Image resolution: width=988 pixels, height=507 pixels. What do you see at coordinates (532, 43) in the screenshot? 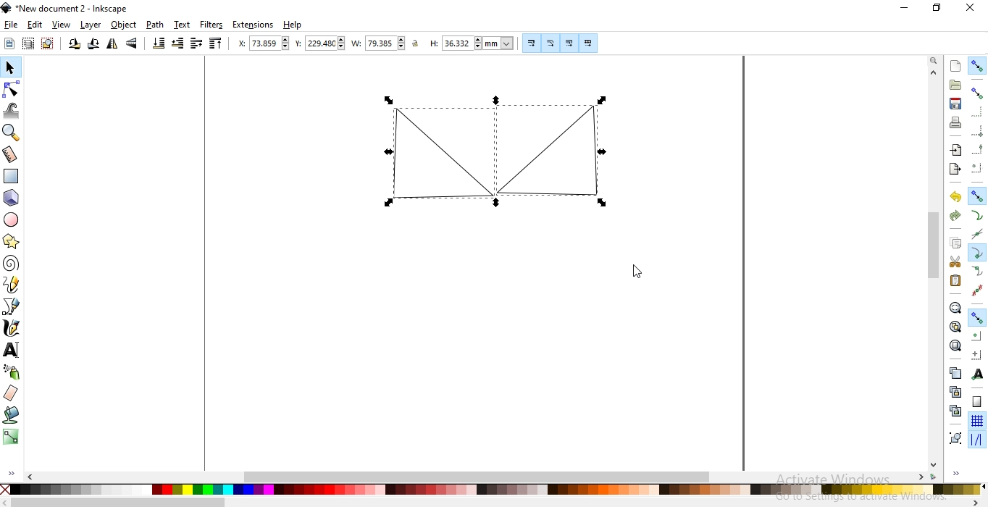
I see `scale stroke width by same proportion` at bounding box center [532, 43].